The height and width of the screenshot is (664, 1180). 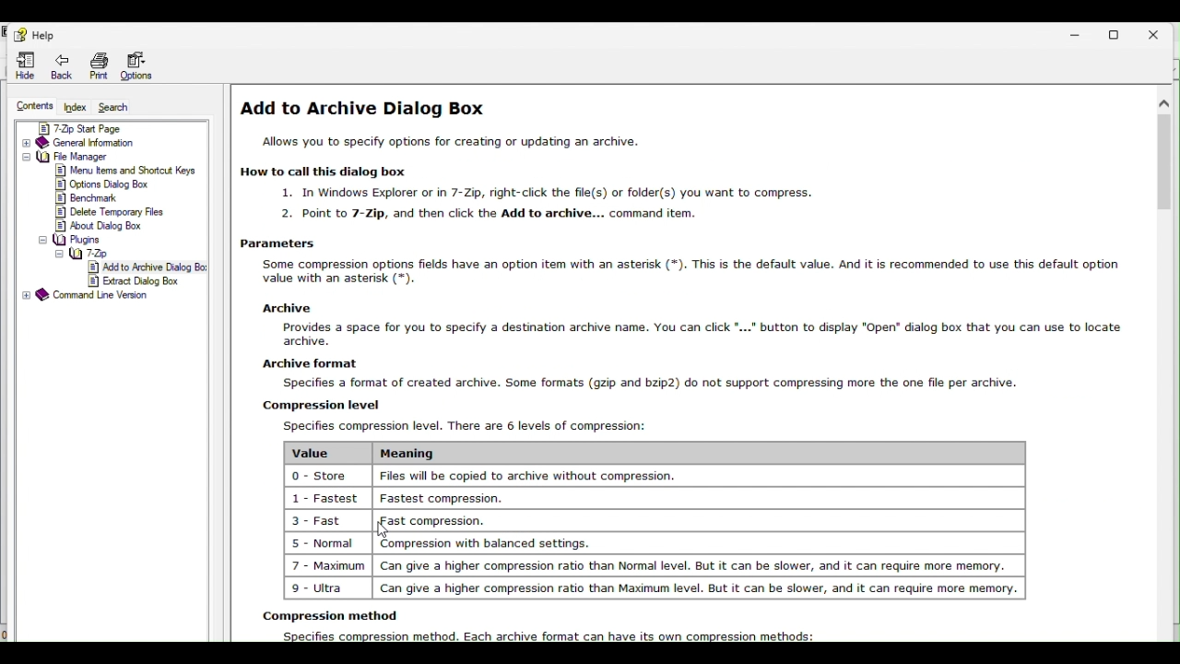 I want to click on add archive dialog box, so click(x=147, y=267).